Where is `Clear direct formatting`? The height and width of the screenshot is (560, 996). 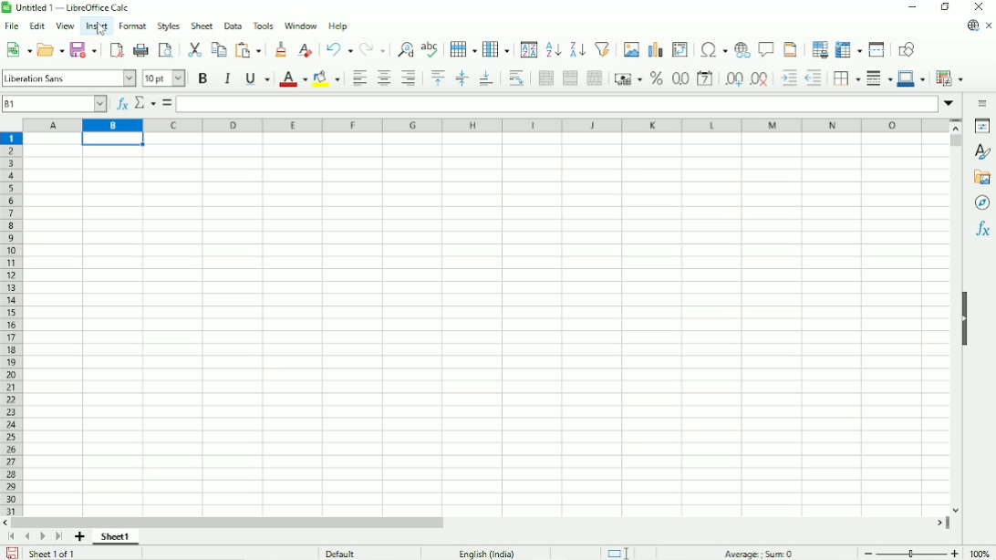
Clear direct formatting is located at coordinates (306, 49).